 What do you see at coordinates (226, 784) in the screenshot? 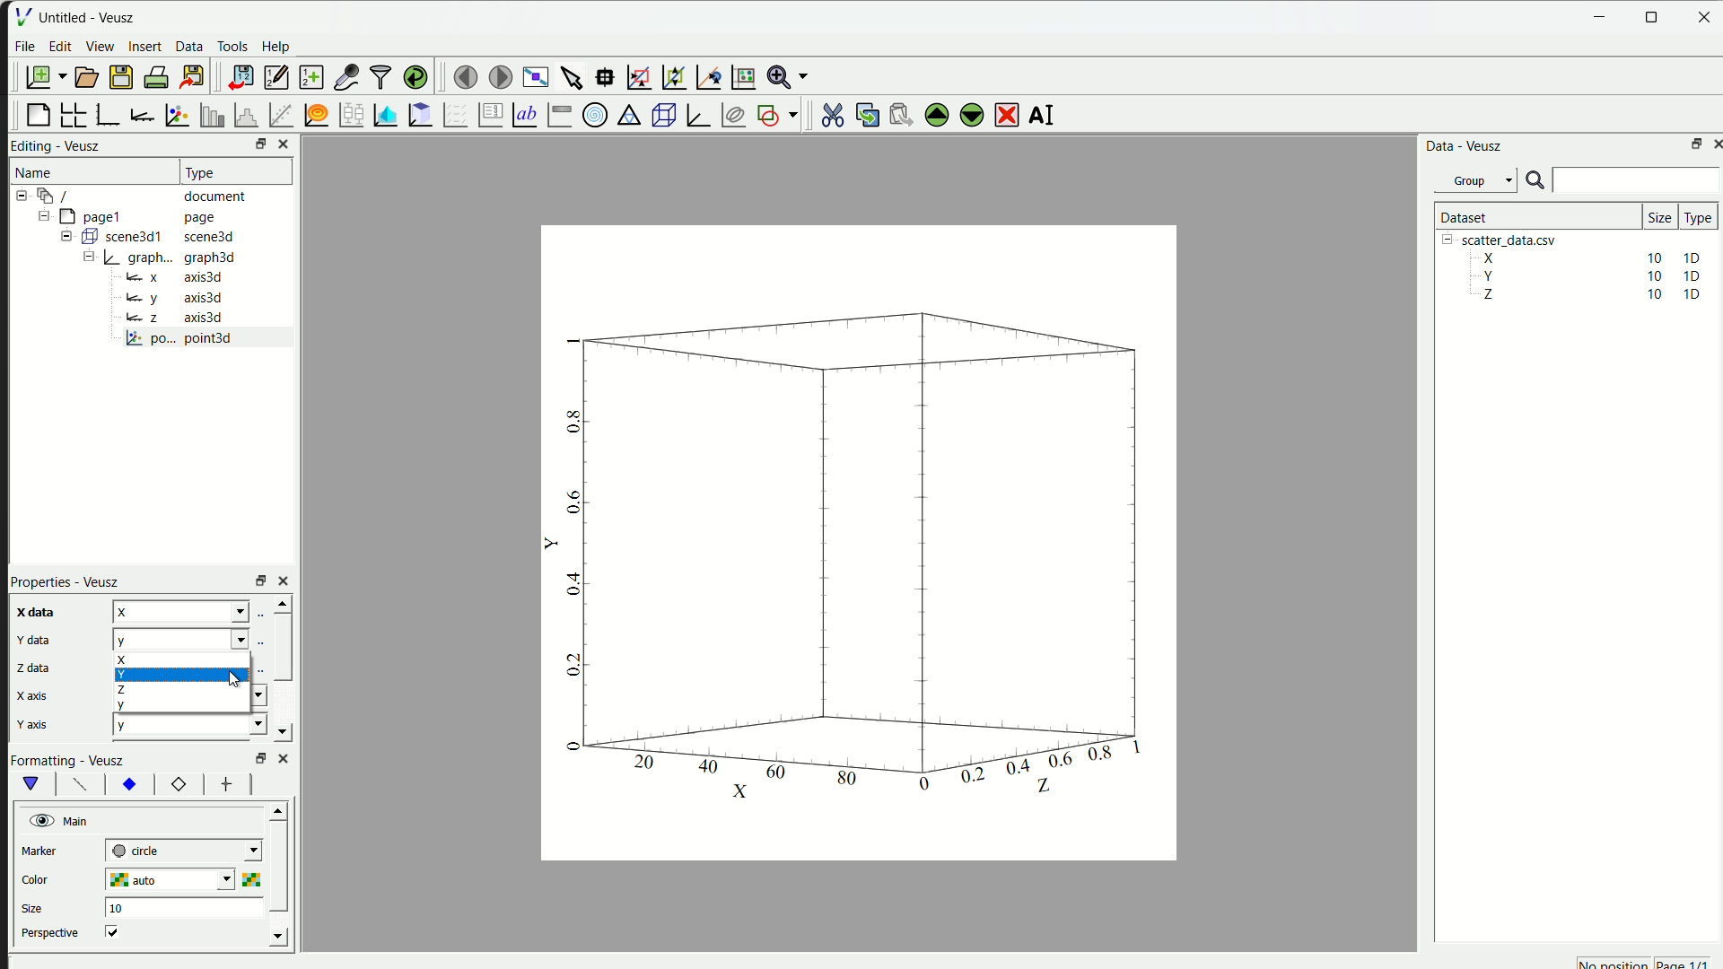
I see `font` at bounding box center [226, 784].